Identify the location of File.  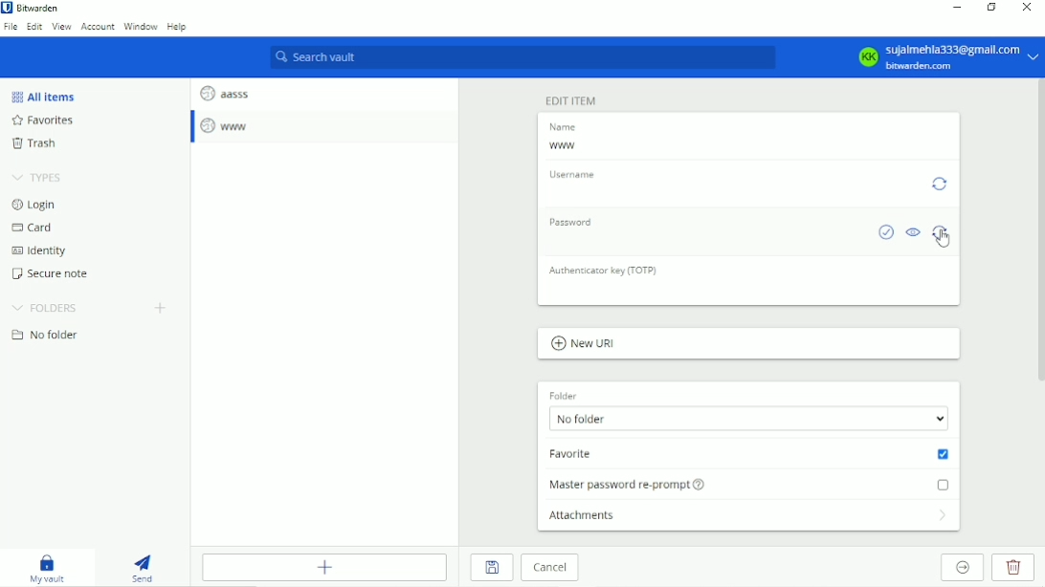
(11, 27).